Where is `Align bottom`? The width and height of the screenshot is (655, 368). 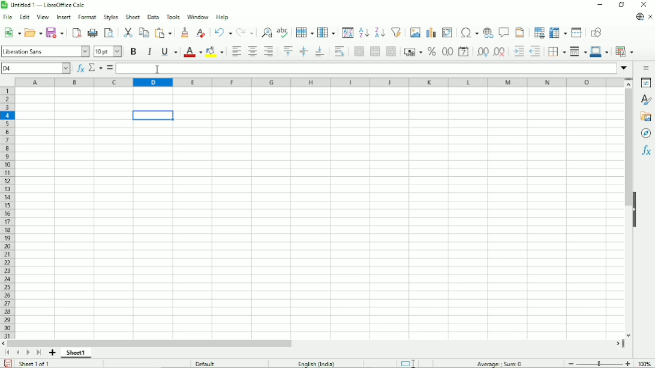 Align bottom is located at coordinates (320, 52).